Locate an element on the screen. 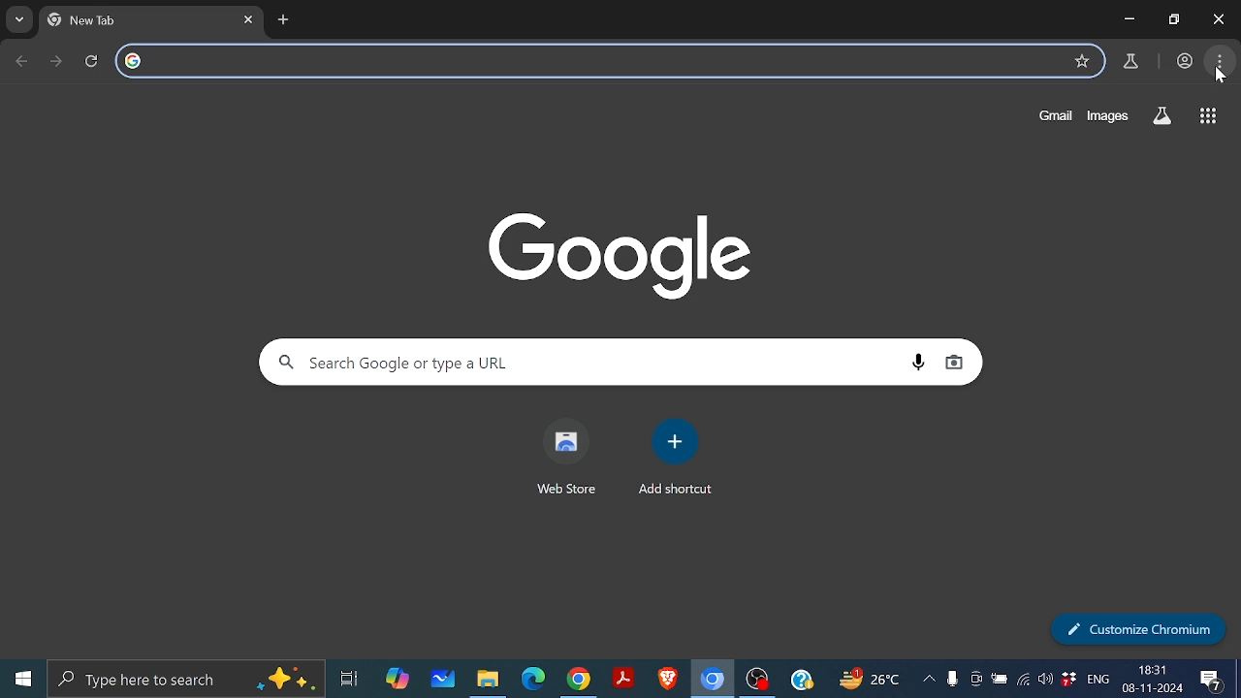 The height and width of the screenshot is (698, 1241). Mark as favorite is located at coordinates (1082, 61).